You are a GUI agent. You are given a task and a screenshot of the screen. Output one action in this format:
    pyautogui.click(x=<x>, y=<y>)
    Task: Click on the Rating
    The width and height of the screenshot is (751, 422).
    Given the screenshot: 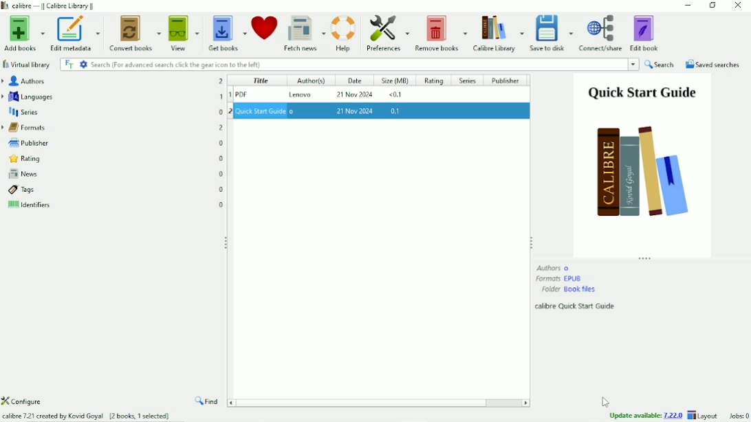 What is the action you would take?
    pyautogui.click(x=113, y=158)
    